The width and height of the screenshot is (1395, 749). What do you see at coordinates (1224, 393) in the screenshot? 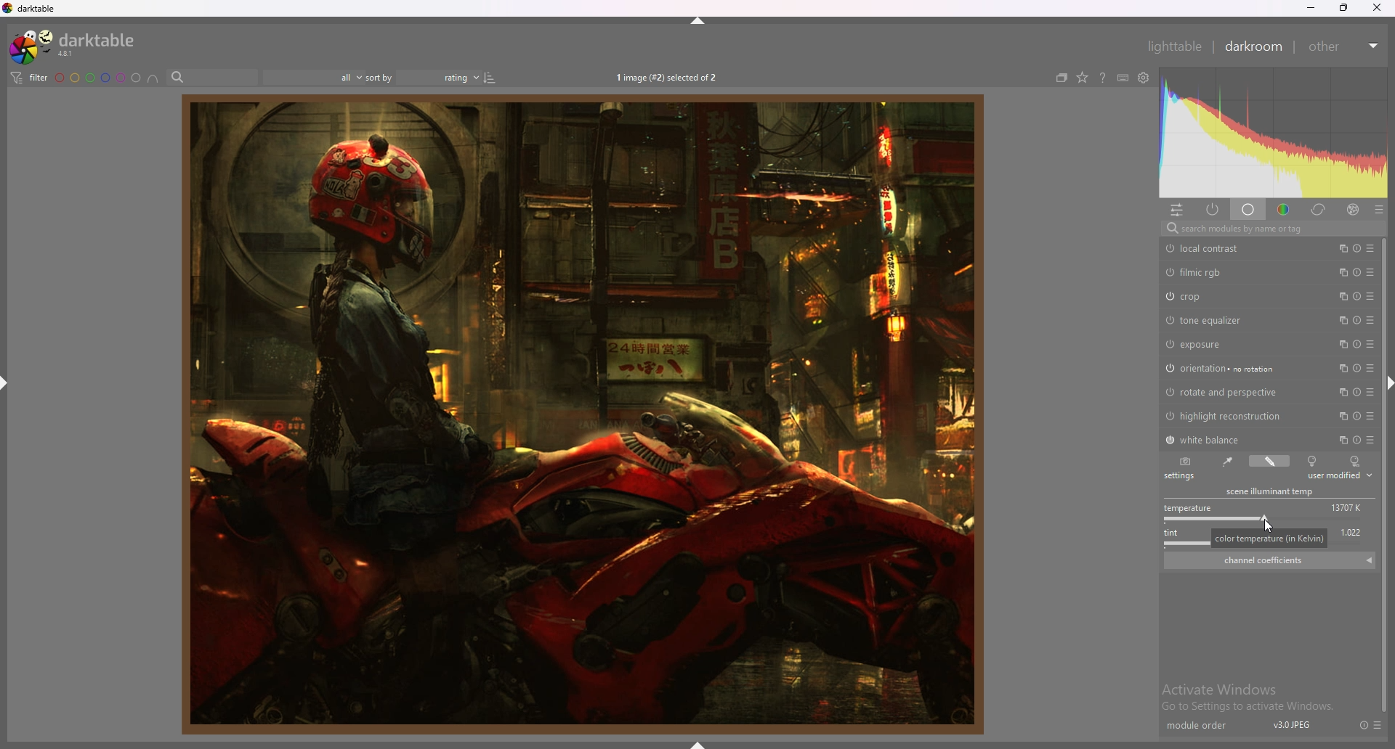
I see `rotate and perspective` at bounding box center [1224, 393].